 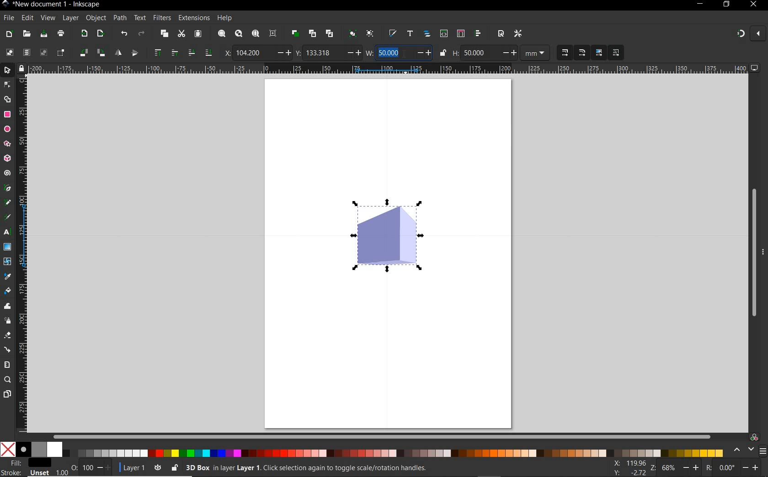 What do you see at coordinates (565, 53) in the screenshot?
I see `when scaling` at bounding box center [565, 53].